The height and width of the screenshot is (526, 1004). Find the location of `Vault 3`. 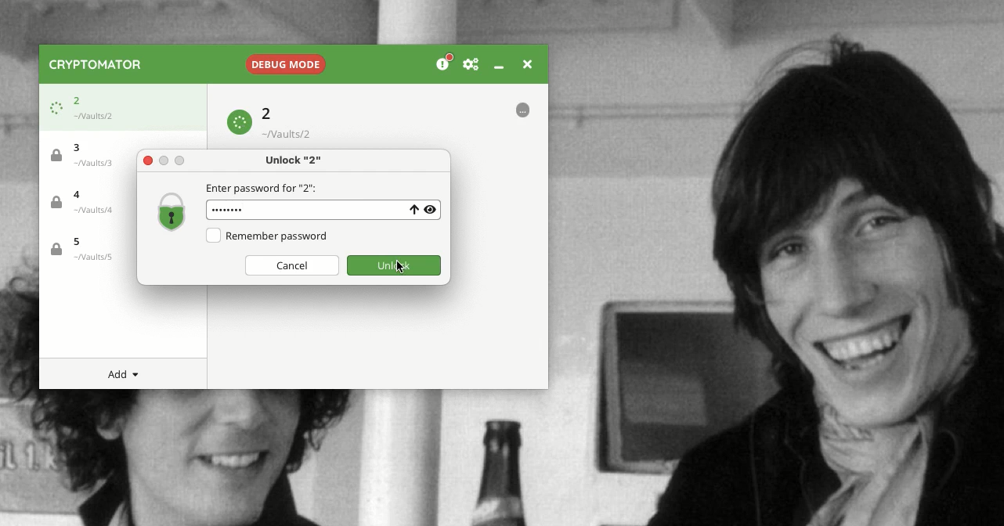

Vault 3 is located at coordinates (89, 153).